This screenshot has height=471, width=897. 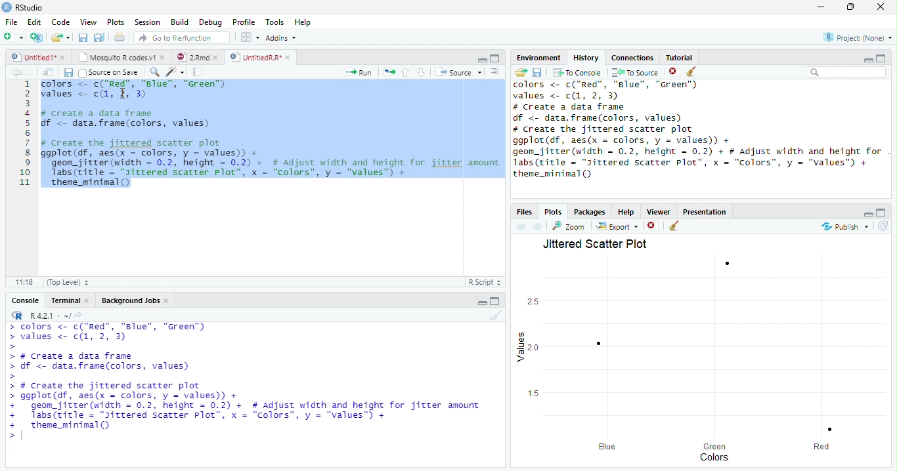 I want to click on Maximize, so click(x=495, y=300).